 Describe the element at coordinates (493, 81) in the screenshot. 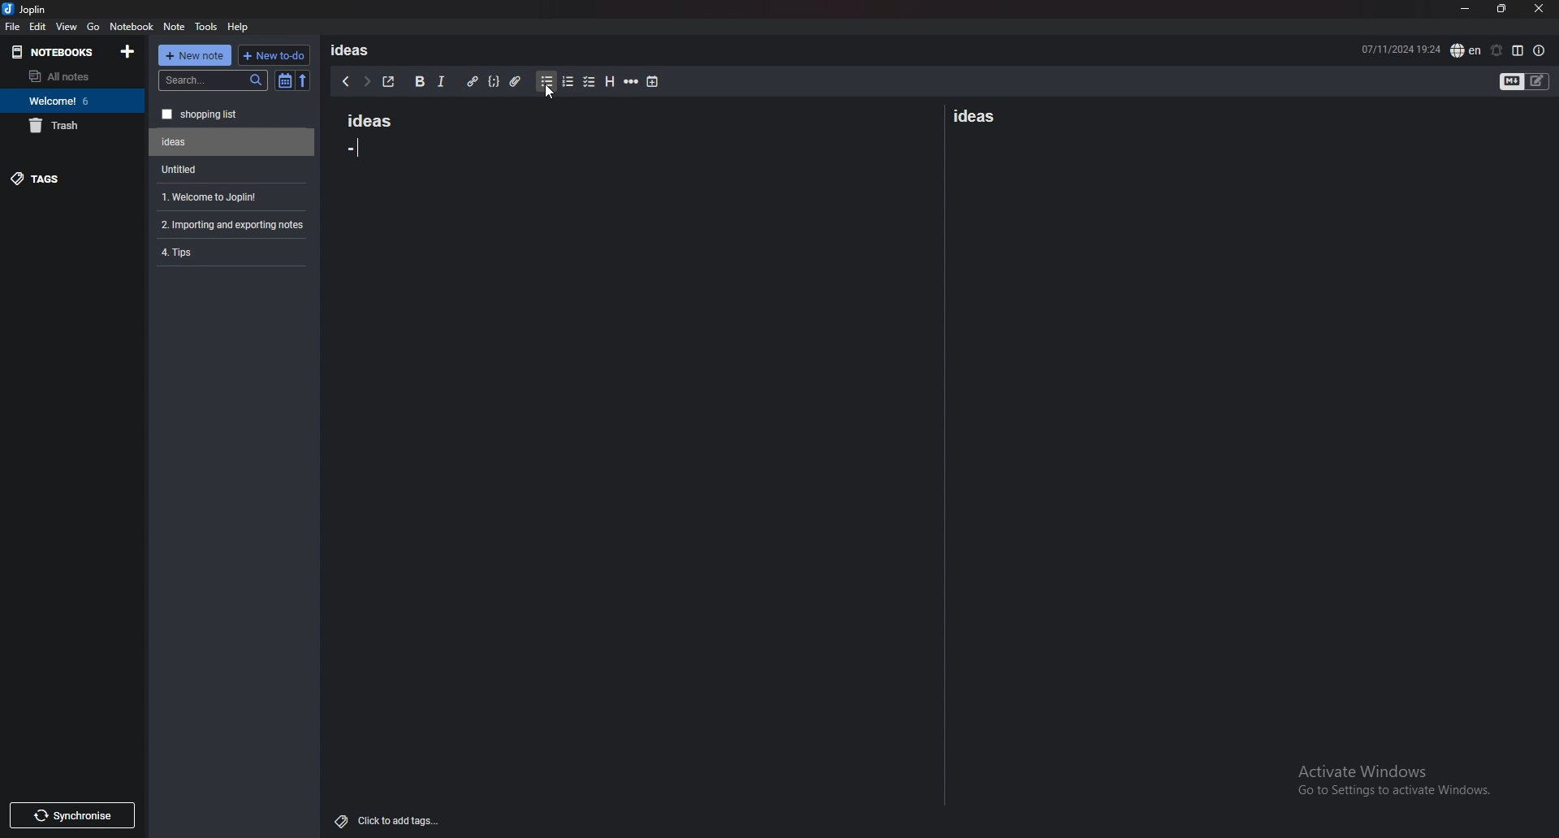

I see `code` at that location.